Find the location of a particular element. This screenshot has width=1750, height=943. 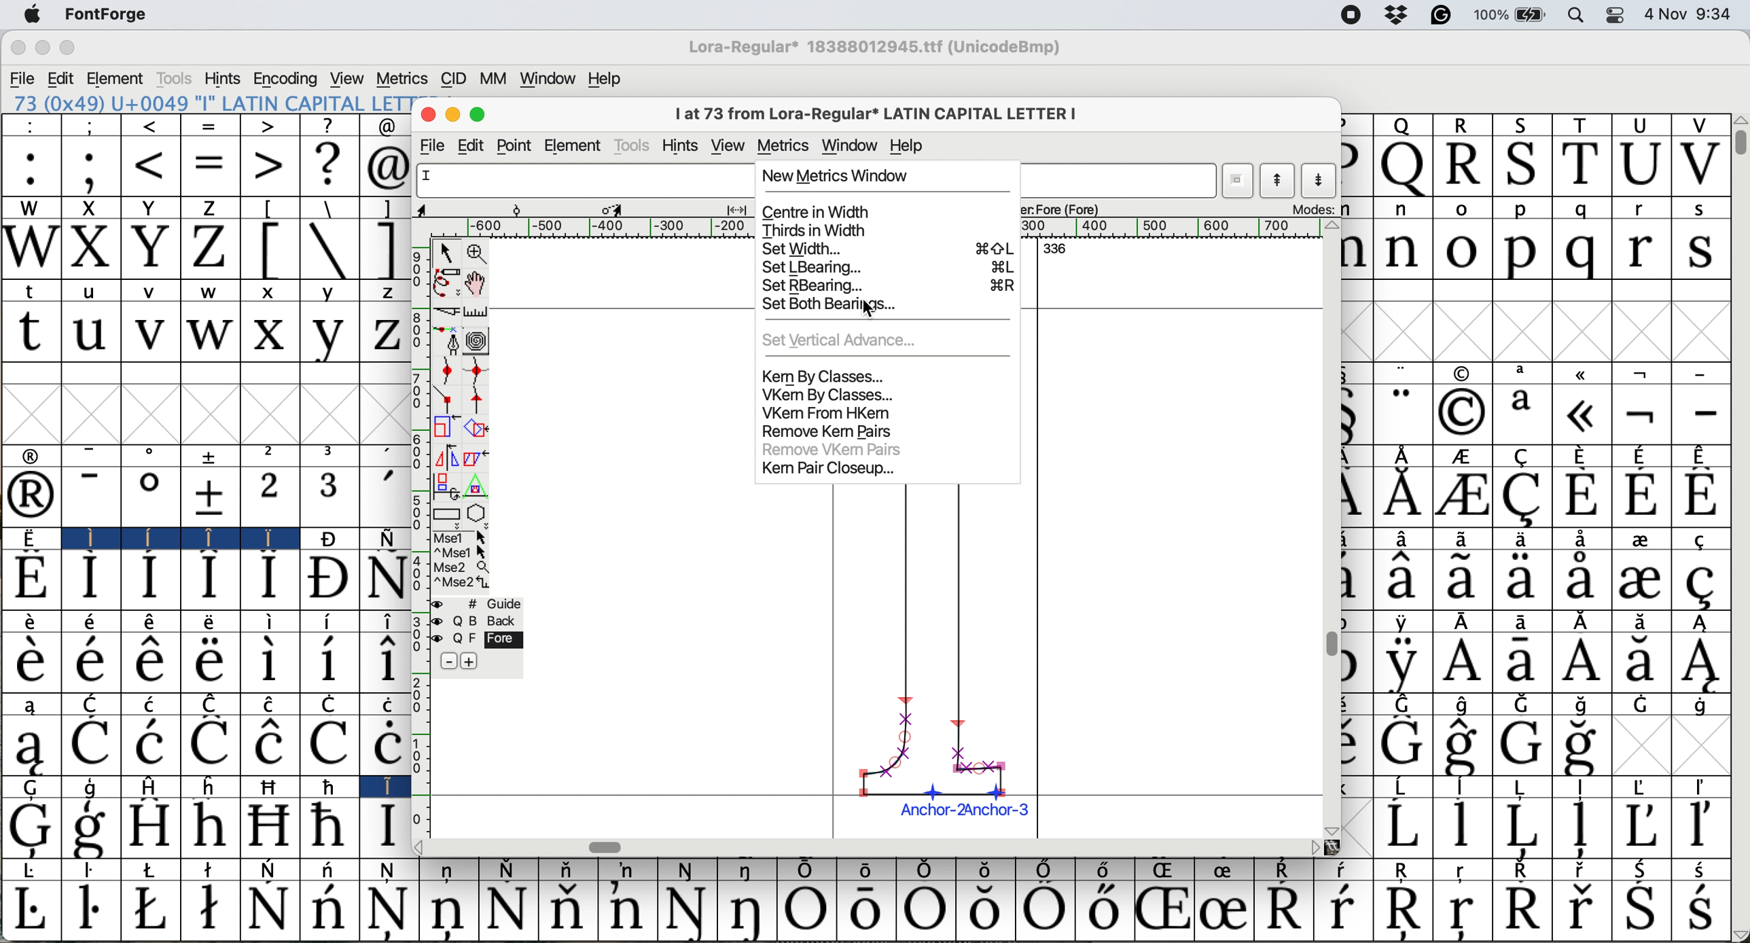

Symbol is located at coordinates (90, 745).